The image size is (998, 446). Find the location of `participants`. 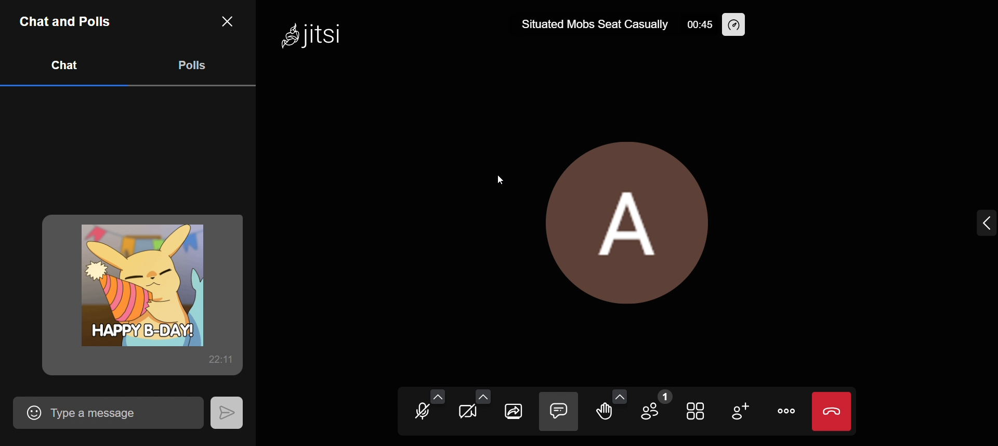

participants is located at coordinates (653, 403).